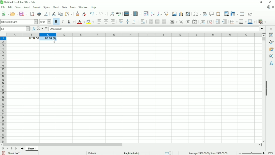  What do you see at coordinates (271, 153) in the screenshot?
I see `Zoom factor` at bounding box center [271, 153].